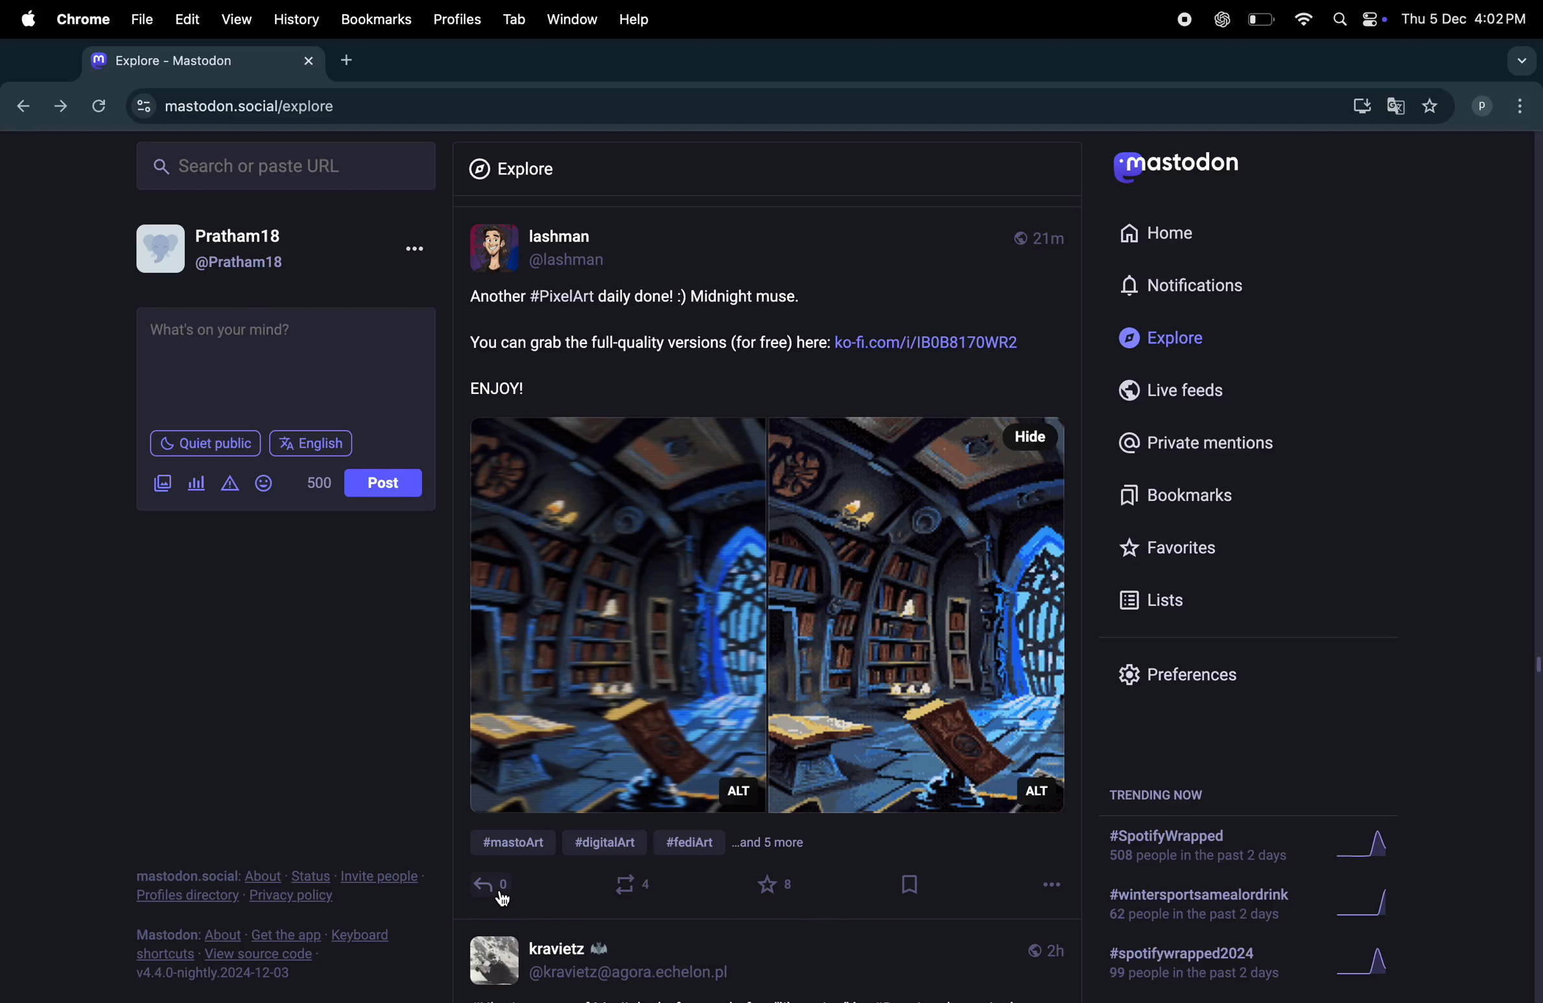  Describe the element at coordinates (235, 20) in the screenshot. I see `view` at that location.